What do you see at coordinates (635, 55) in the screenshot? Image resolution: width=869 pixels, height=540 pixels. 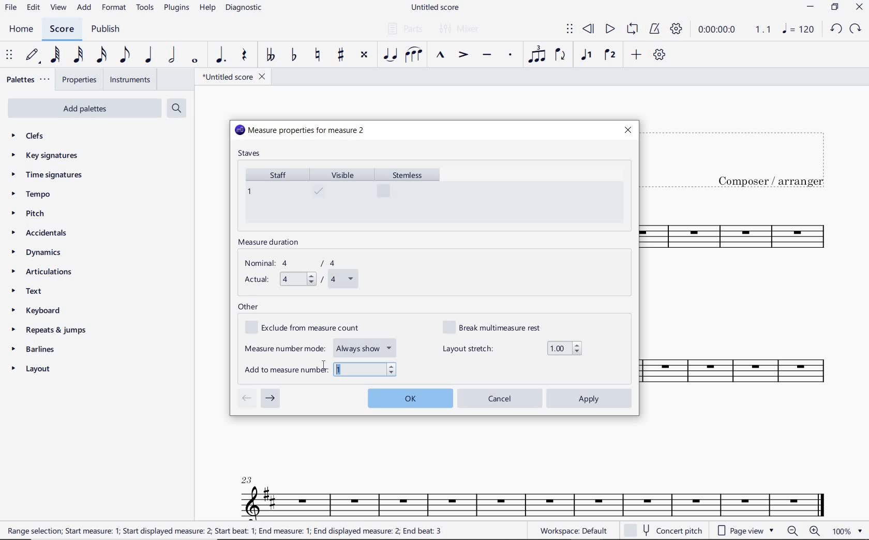 I see `ADD` at bounding box center [635, 55].